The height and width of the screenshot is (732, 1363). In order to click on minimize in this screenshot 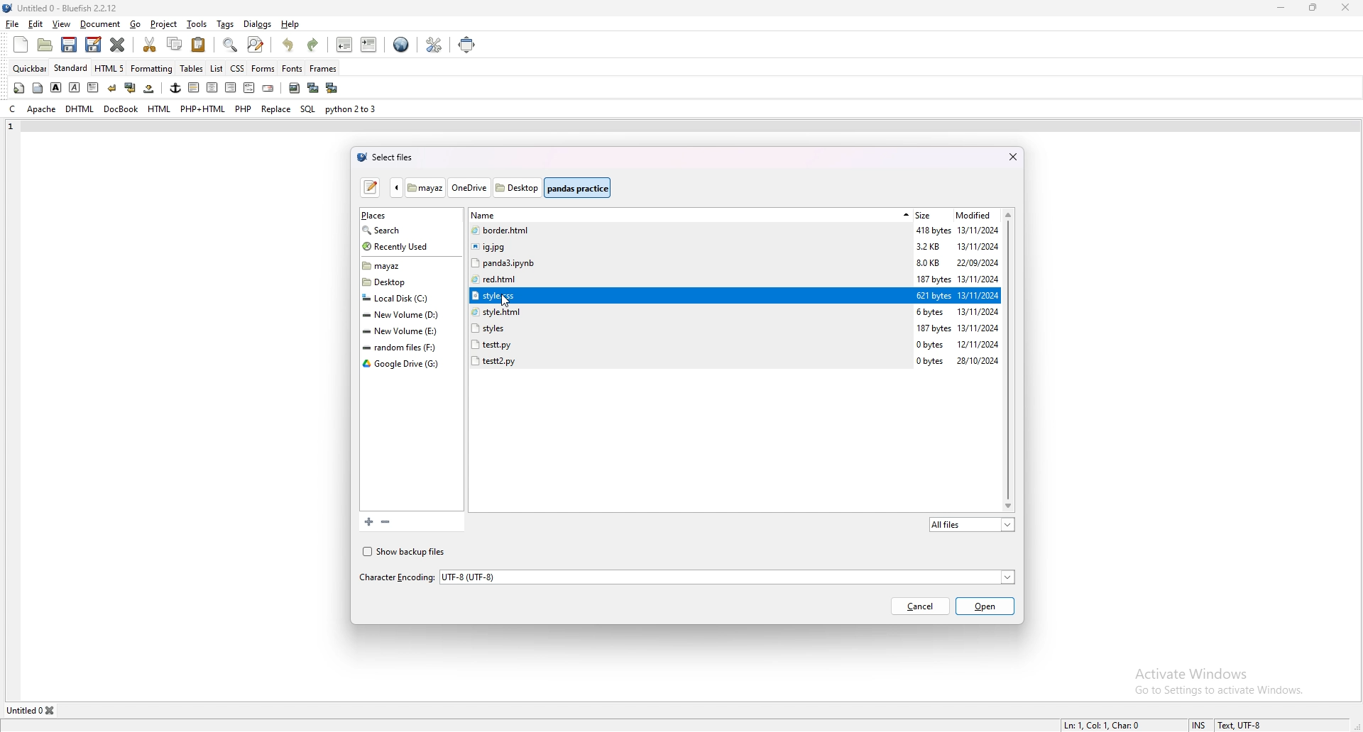, I will do `click(1283, 8)`.